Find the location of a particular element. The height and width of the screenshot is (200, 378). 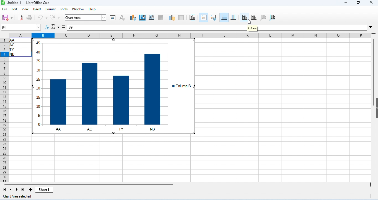

cursor movement is located at coordinates (249, 22).